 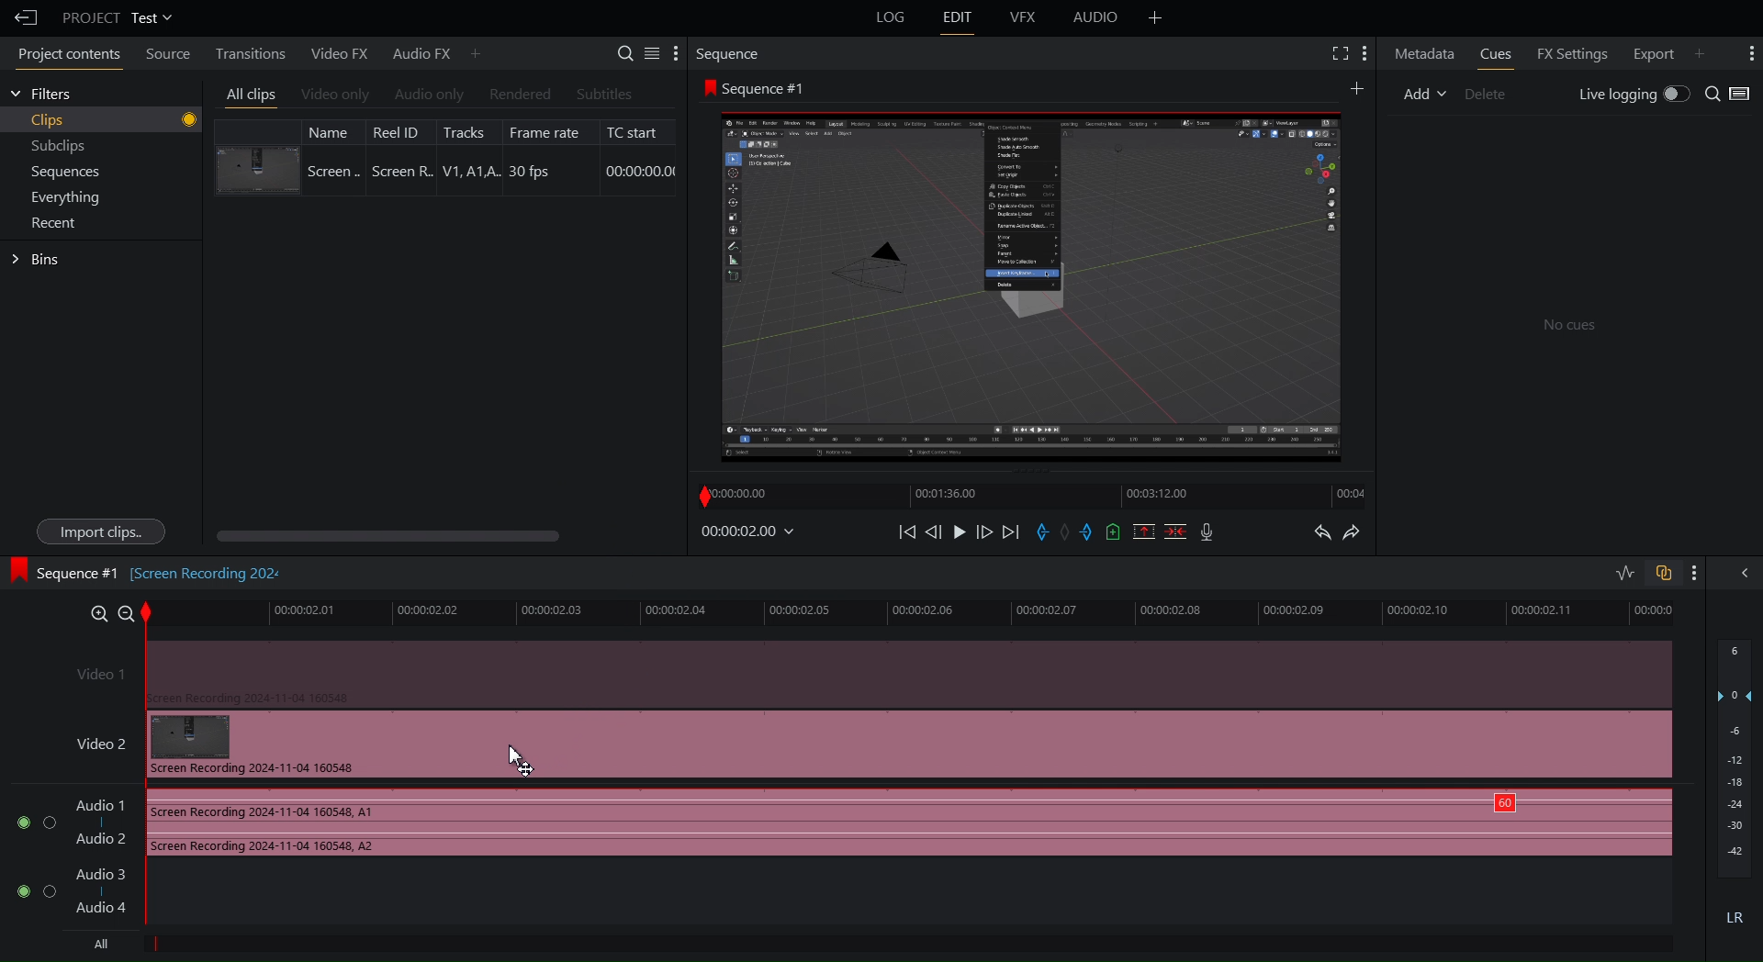 What do you see at coordinates (64, 57) in the screenshot?
I see `Project contents` at bounding box center [64, 57].